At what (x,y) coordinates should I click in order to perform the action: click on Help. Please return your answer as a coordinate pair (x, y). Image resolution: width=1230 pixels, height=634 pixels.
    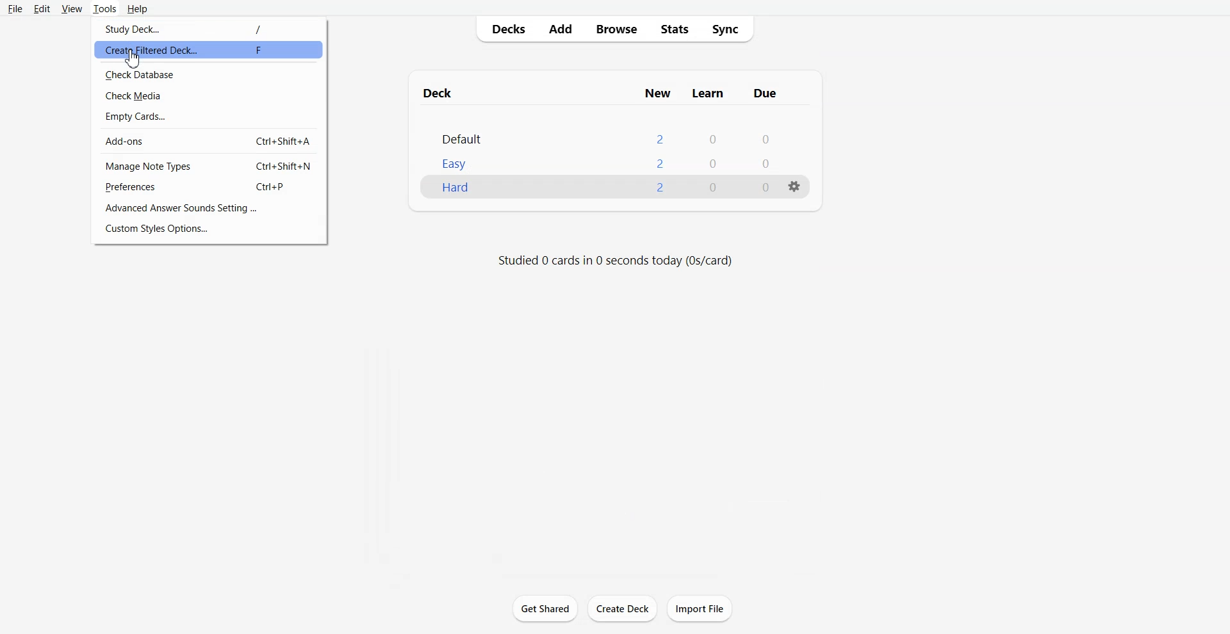
    Looking at the image, I should click on (138, 9).